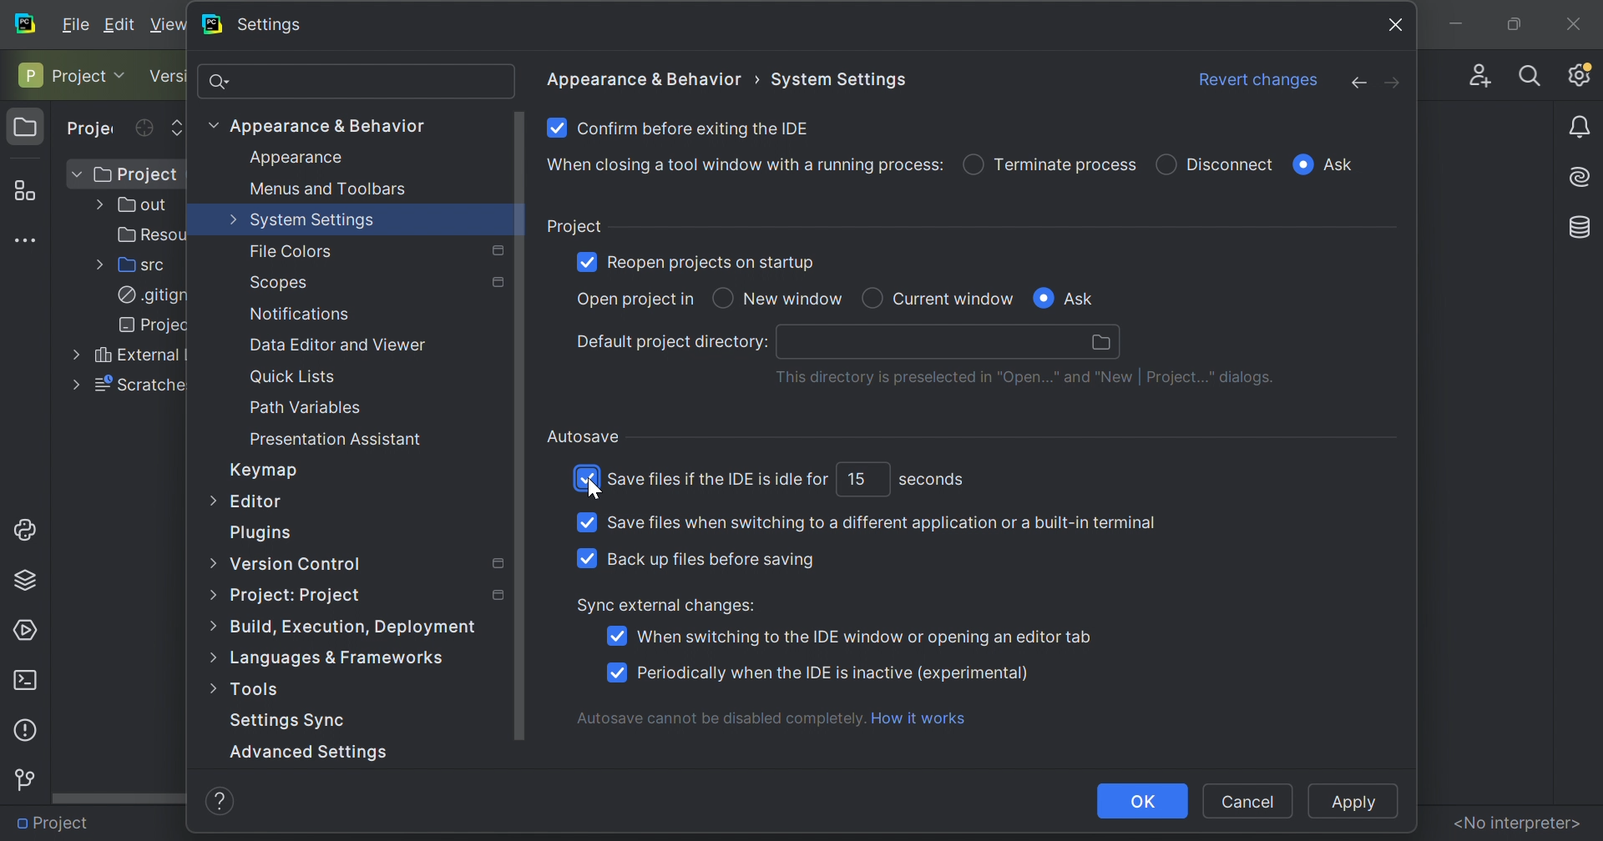 This screenshot has width=1603, height=841. What do you see at coordinates (96, 265) in the screenshot?
I see `More` at bounding box center [96, 265].